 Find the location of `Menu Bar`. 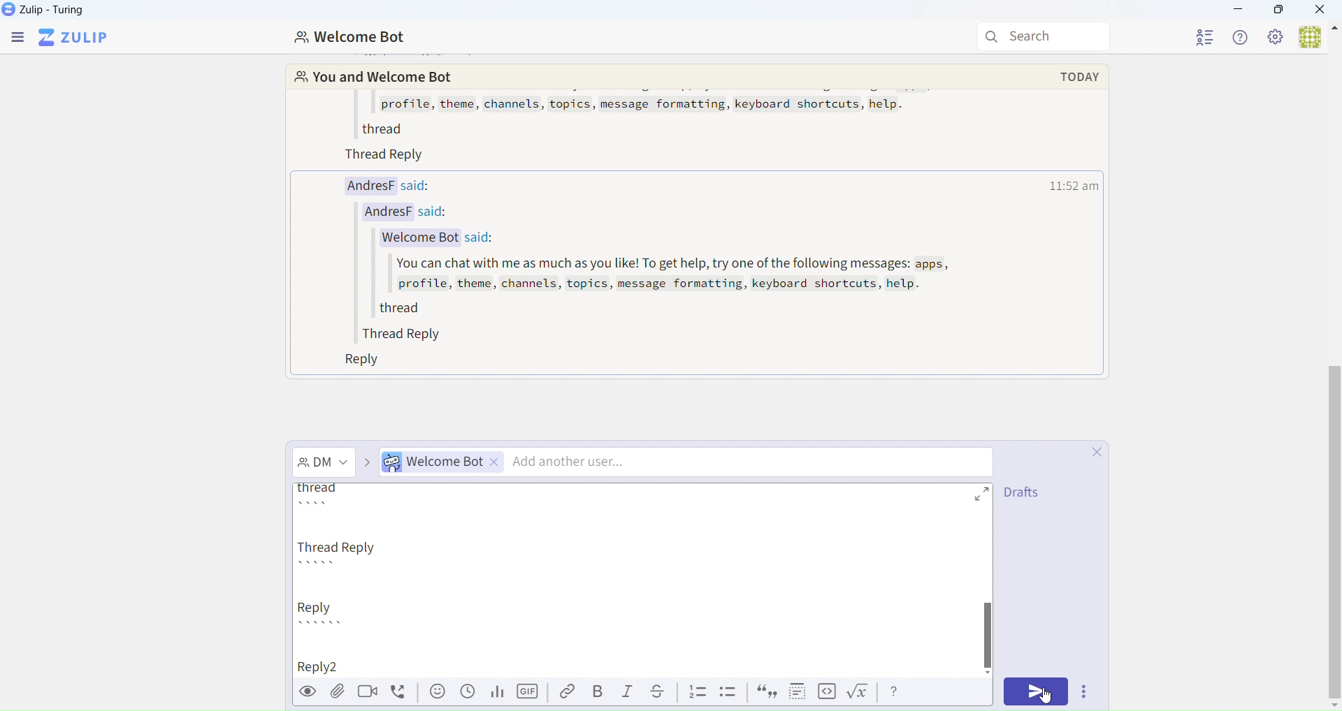

Menu Bar is located at coordinates (18, 40).